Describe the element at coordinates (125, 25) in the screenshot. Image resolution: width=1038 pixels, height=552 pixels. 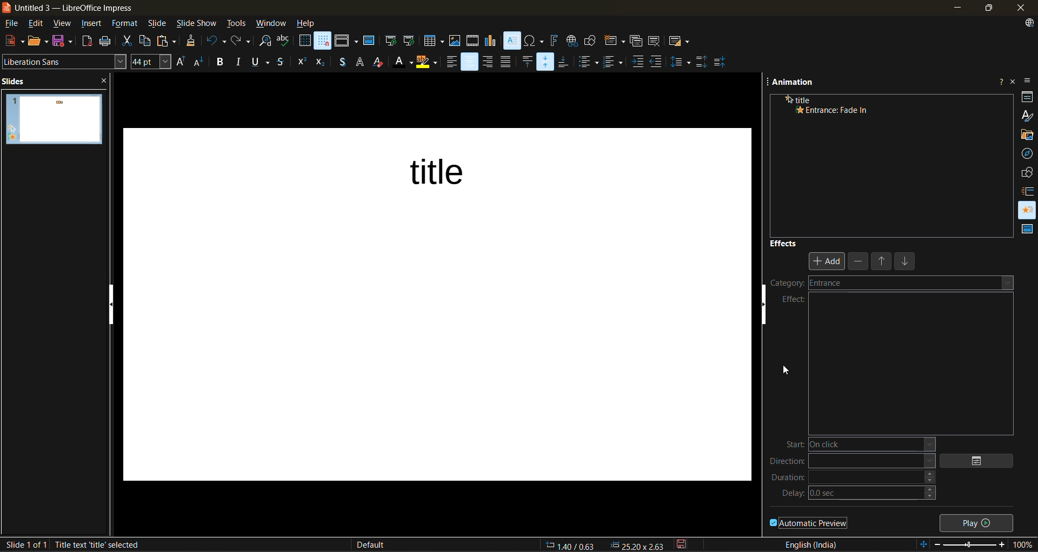
I see `format` at that location.